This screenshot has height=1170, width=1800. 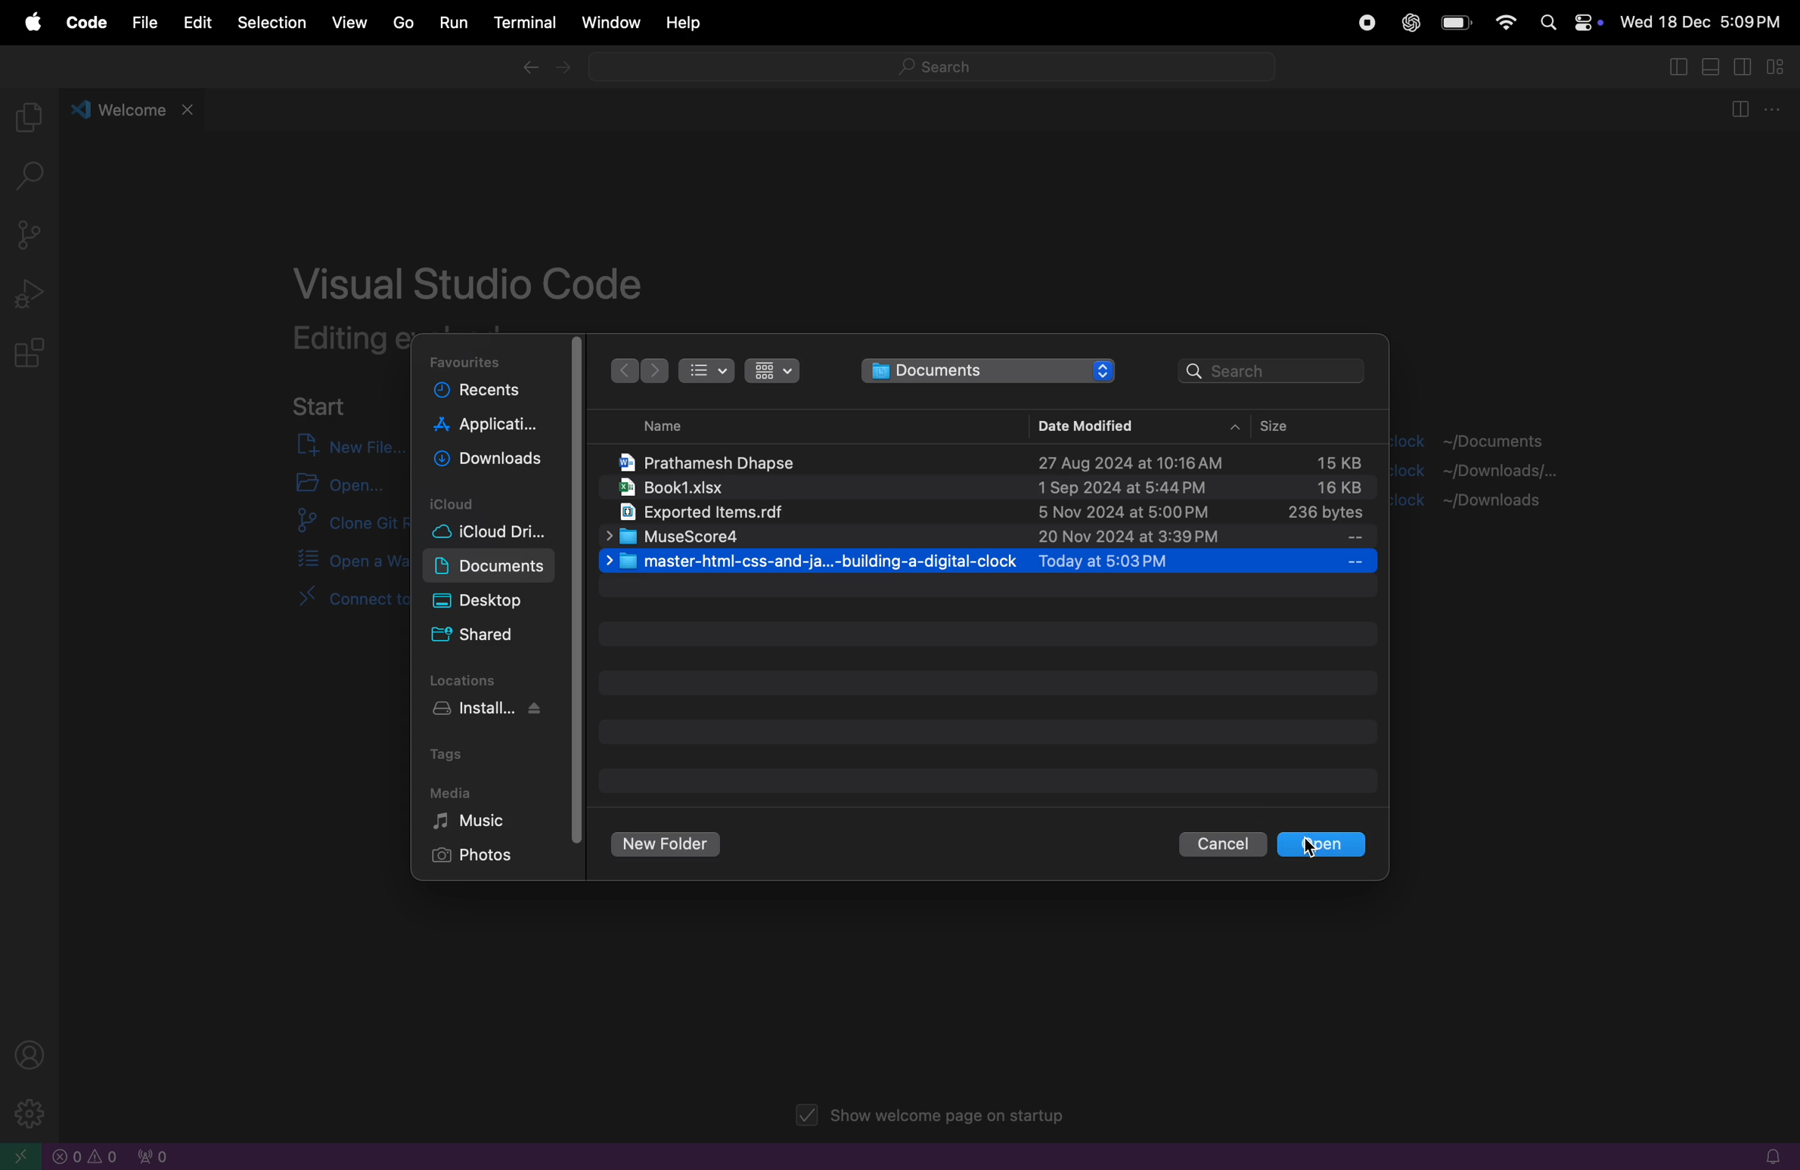 I want to click on open input elements, so click(x=334, y=484).